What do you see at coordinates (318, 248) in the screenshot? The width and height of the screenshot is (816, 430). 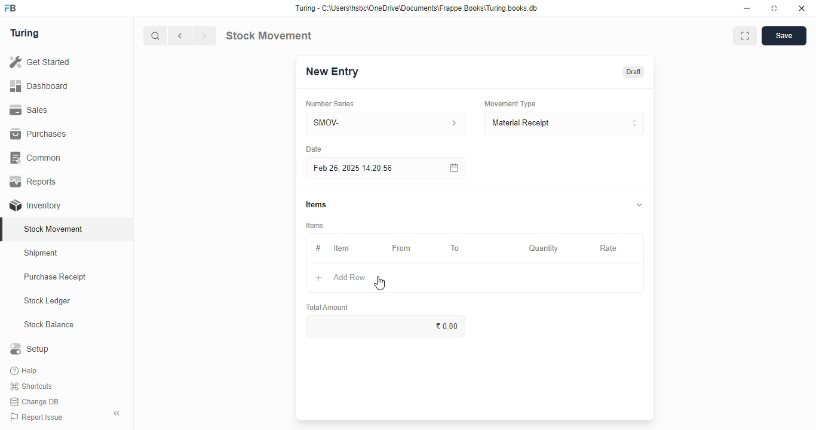 I see `#` at bounding box center [318, 248].